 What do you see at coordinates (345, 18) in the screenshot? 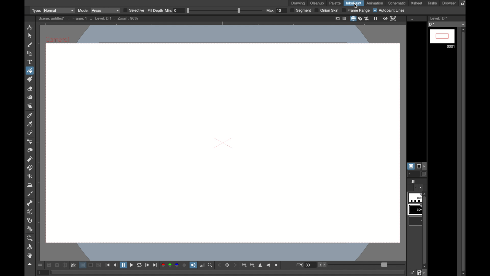
I see `table` at bounding box center [345, 18].